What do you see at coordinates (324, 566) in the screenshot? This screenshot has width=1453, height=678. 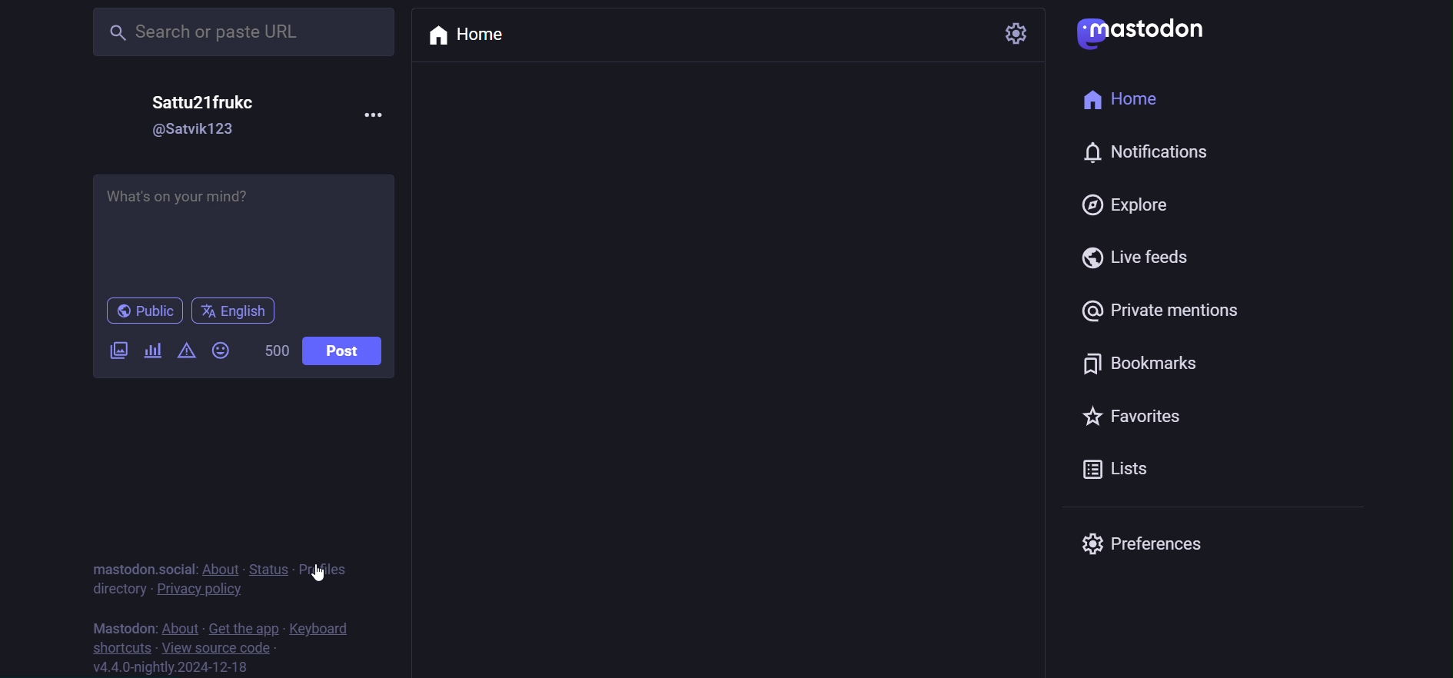 I see `profile` at bounding box center [324, 566].